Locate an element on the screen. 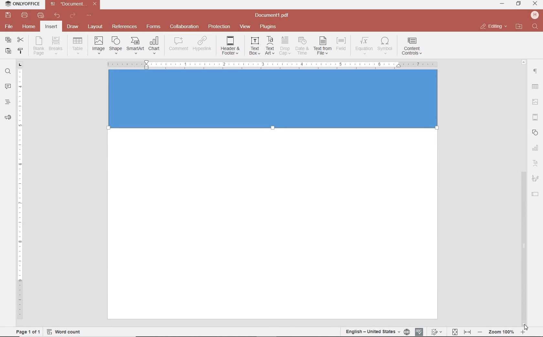 Image resolution: width=543 pixels, height=337 pixels. home is located at coordinates (28, 26).